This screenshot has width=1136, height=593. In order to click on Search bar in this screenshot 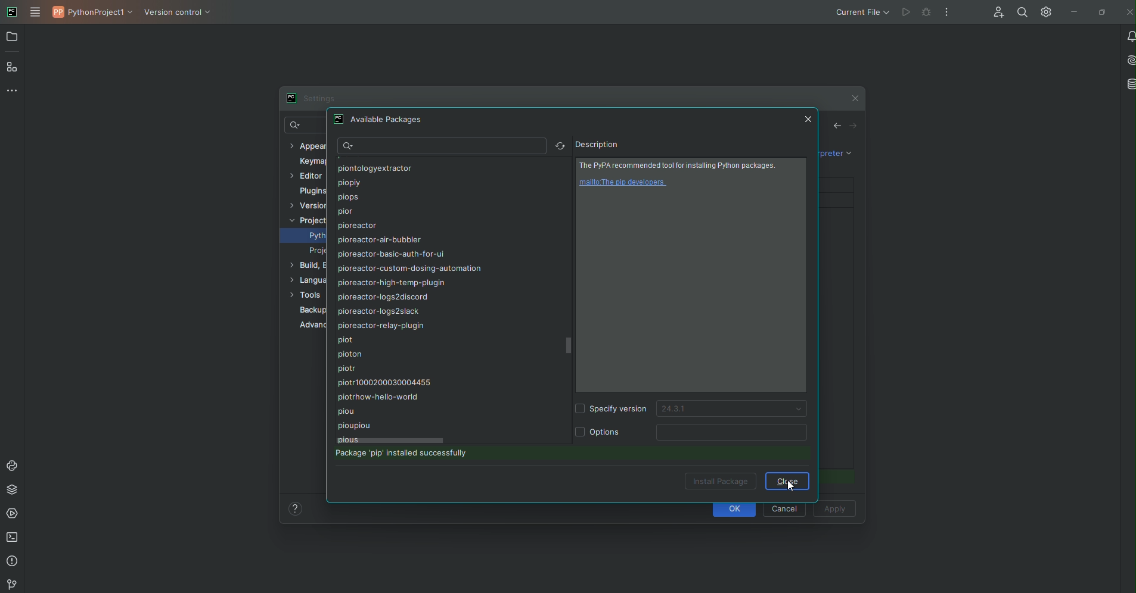, I will do `click(440, 146)`.